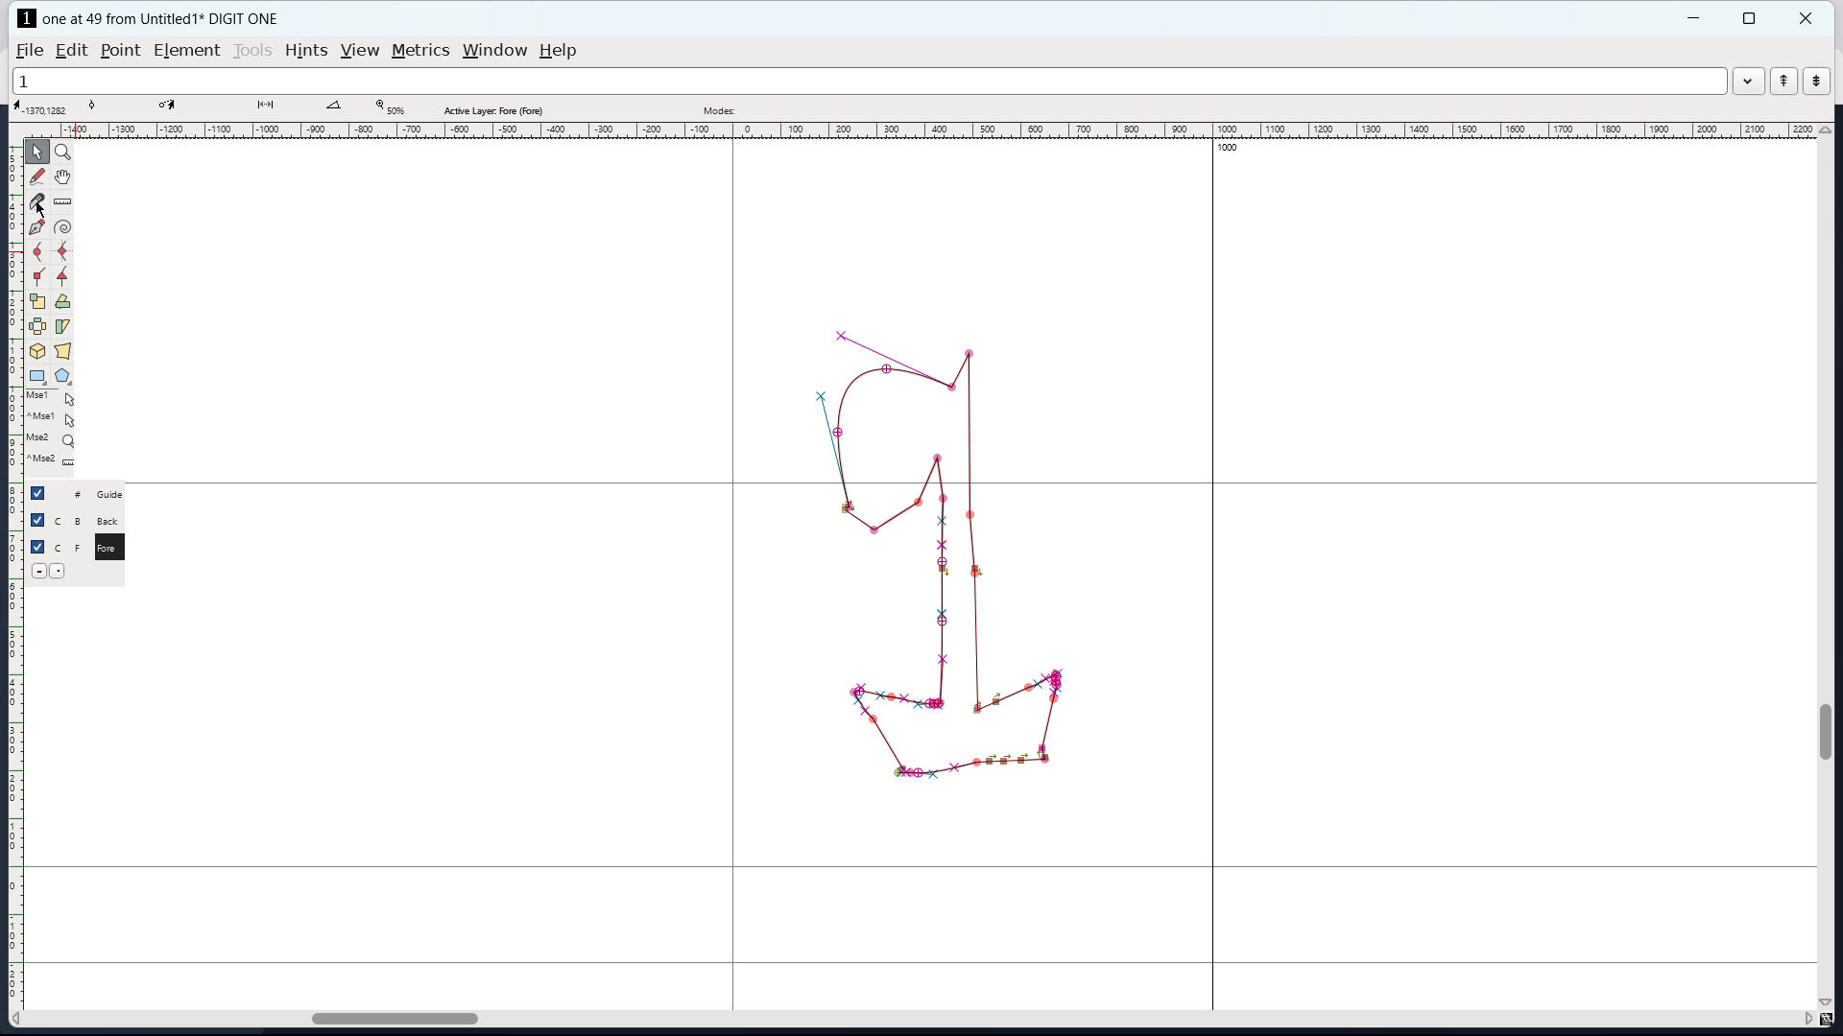  Describe the element at coordinates (37, 351) in the screenshot. I see `rotate selection in 3D and project back to plane` at that location.